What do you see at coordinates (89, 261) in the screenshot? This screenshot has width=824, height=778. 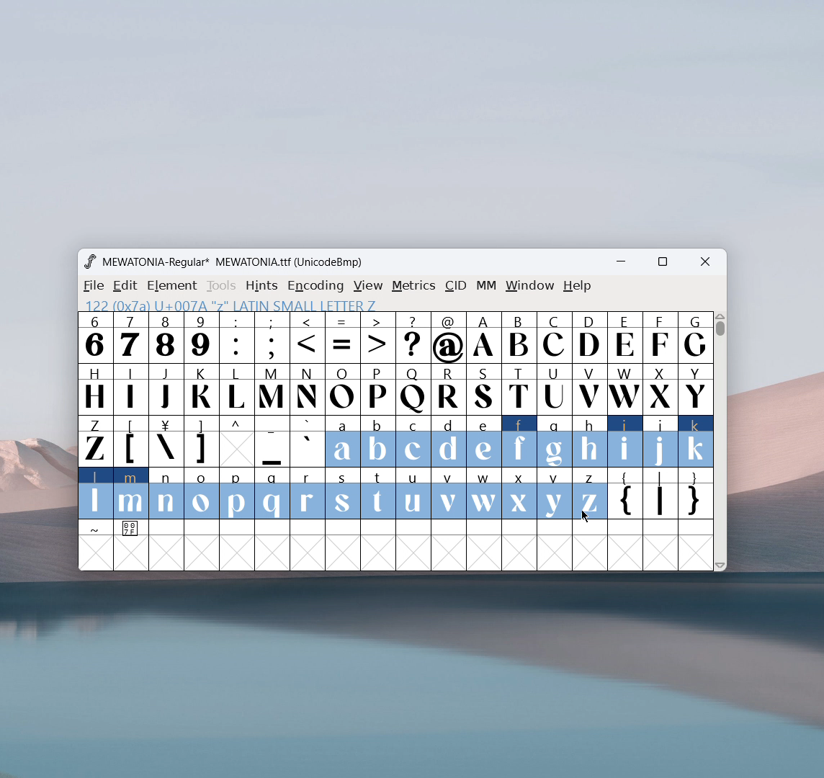 I see `logo` at bounding box center [89, 261].